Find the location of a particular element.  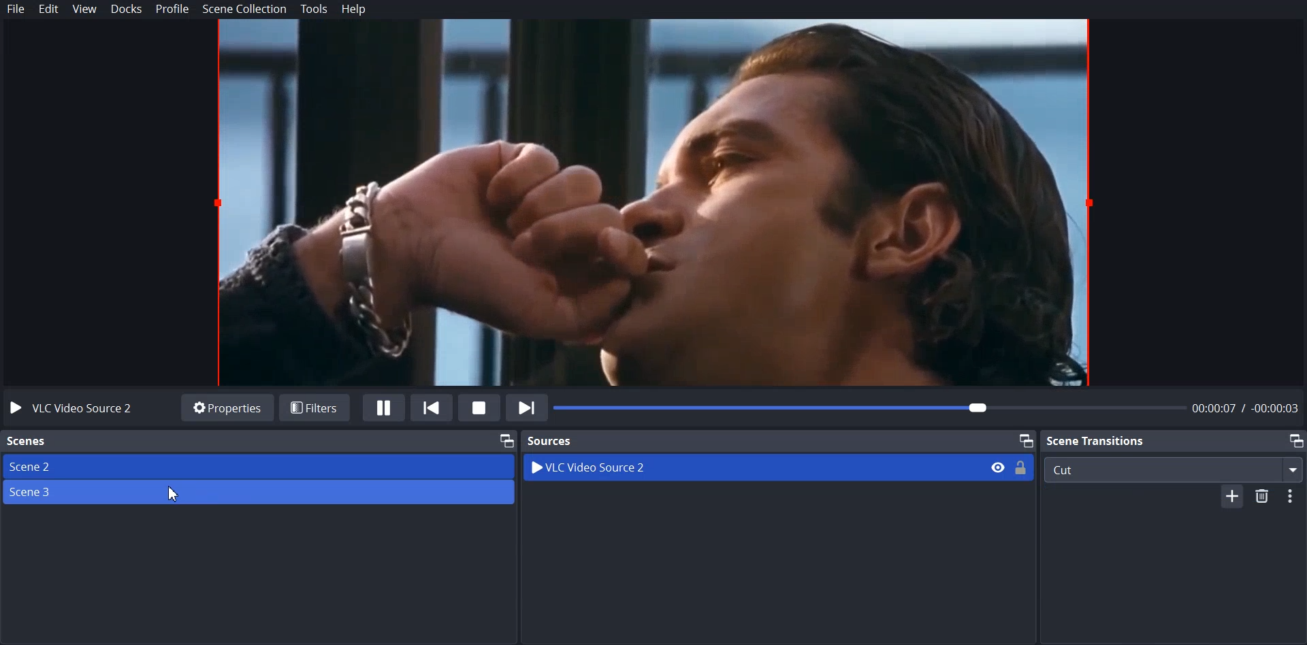

VLC Video Source is located at coordinates (76, 408).